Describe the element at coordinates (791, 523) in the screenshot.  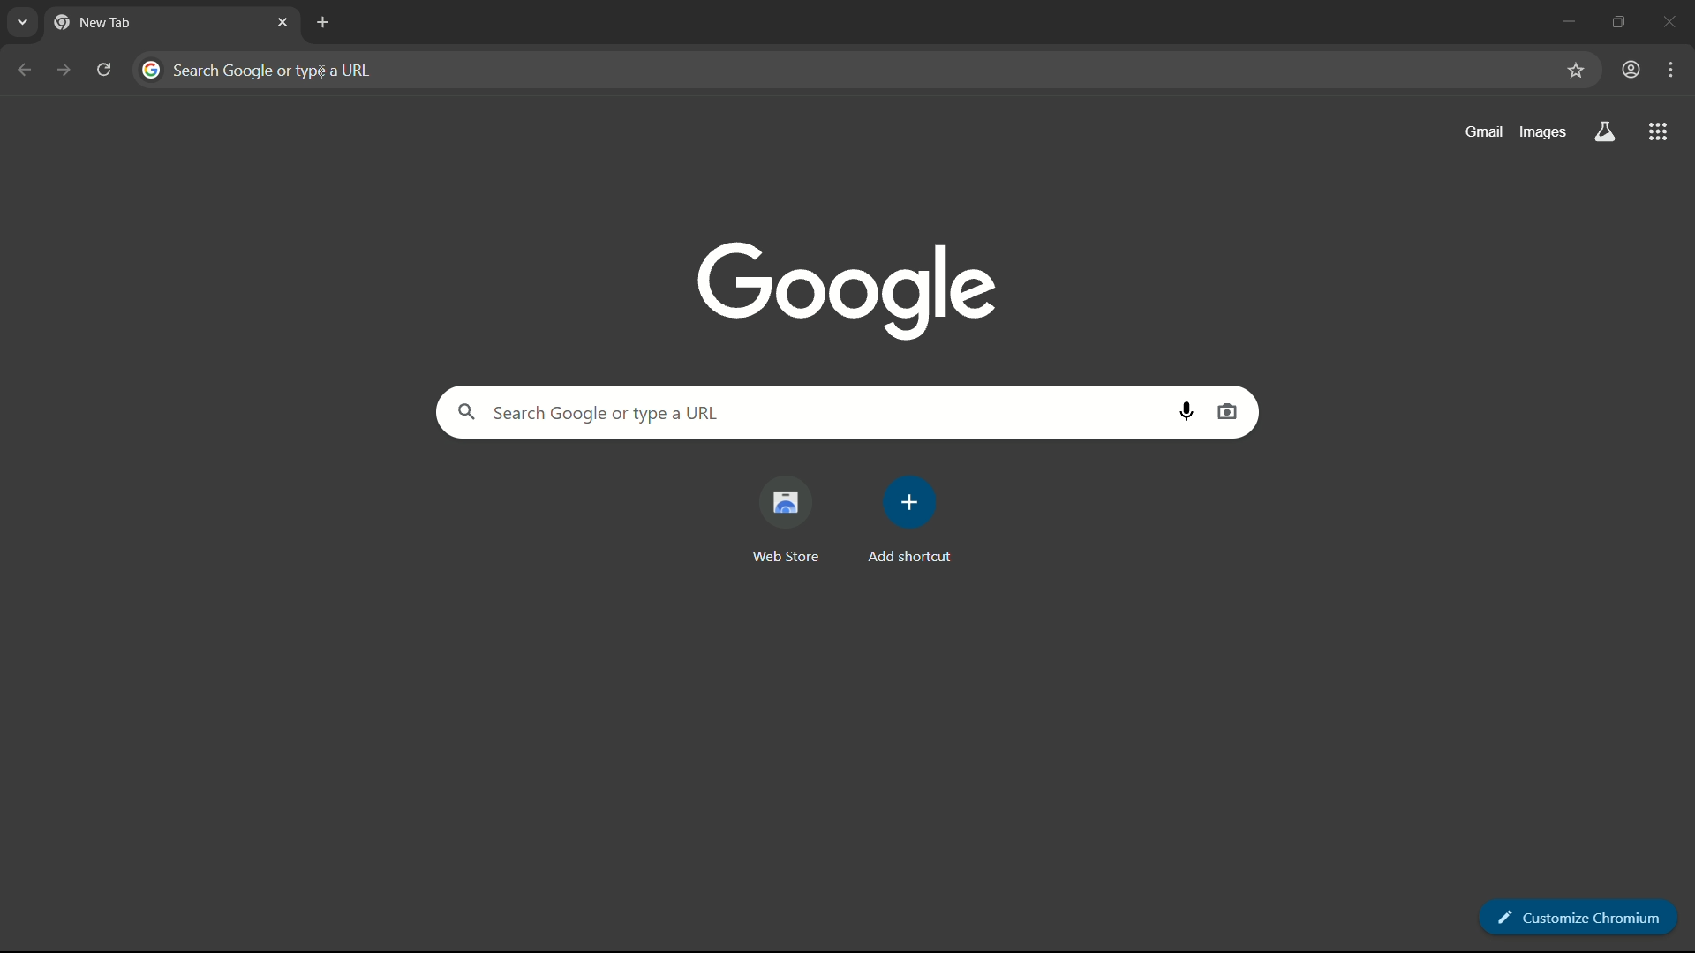
I see `web store shortcut` at that location.